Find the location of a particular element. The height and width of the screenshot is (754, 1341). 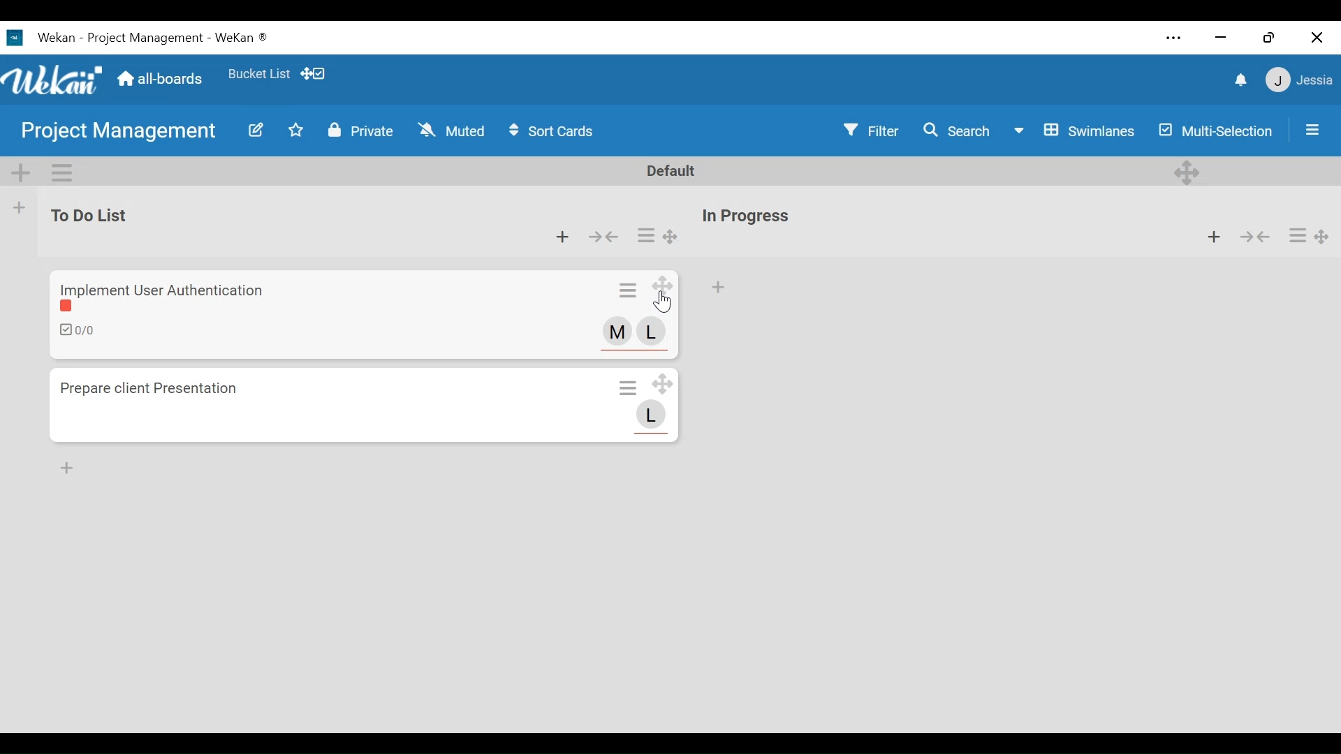

Wekan logo is located at coordinates (54, 82).